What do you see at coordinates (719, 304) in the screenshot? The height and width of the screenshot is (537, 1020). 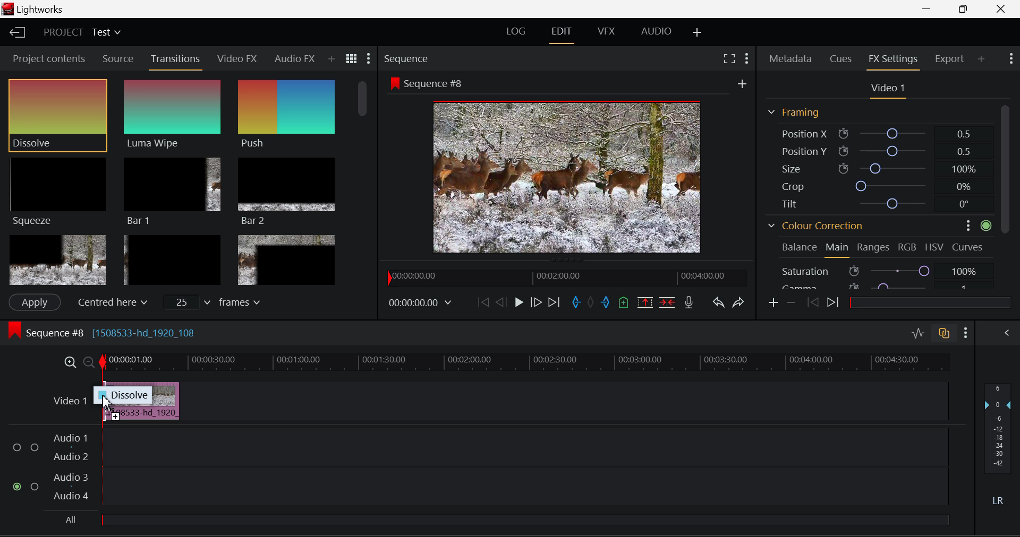 I see `Undo` at bounding box center [719, 304].